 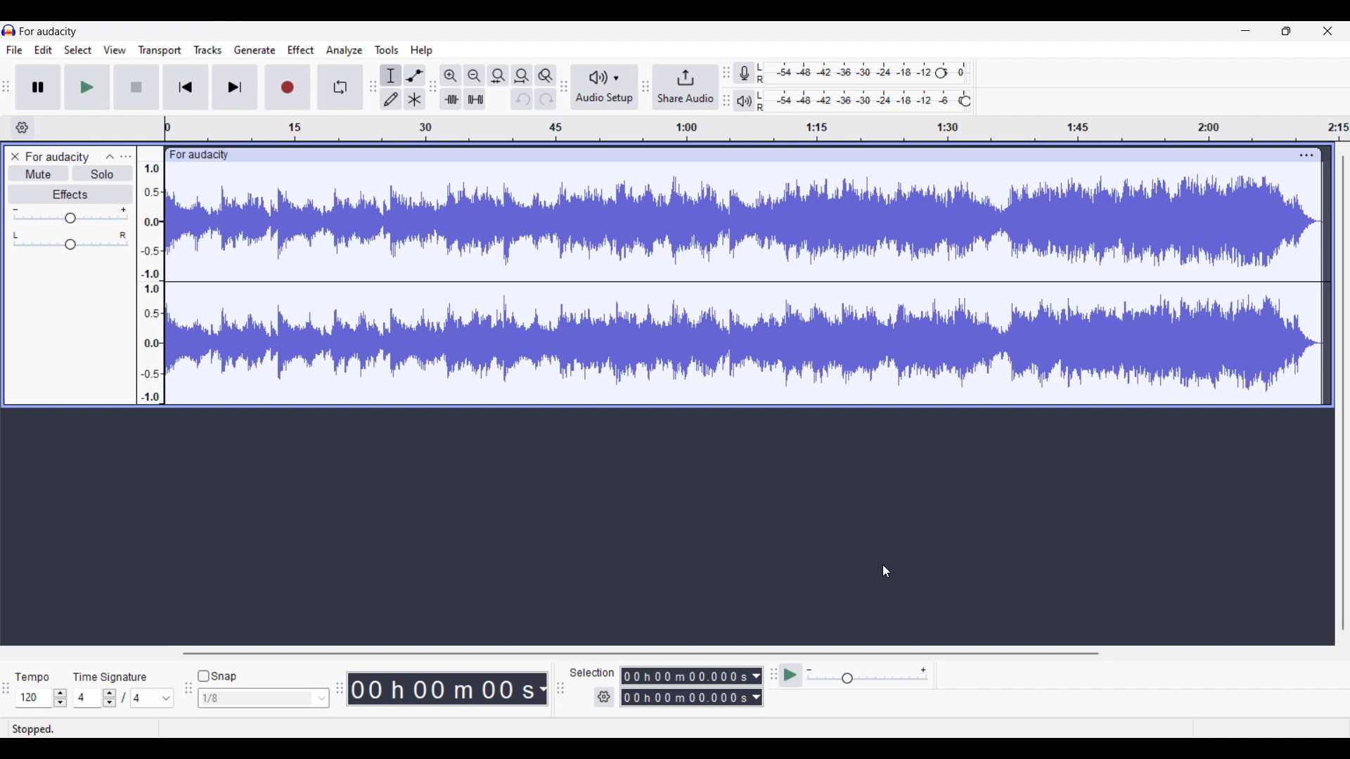 I want to click on Current status of track, so click(x=33, y=729).